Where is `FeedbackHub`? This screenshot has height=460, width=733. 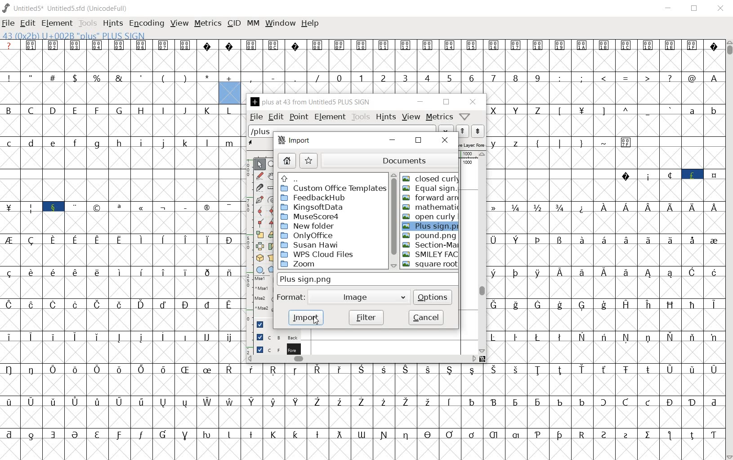
FeedbackHub is located at coordinates (313, 197).